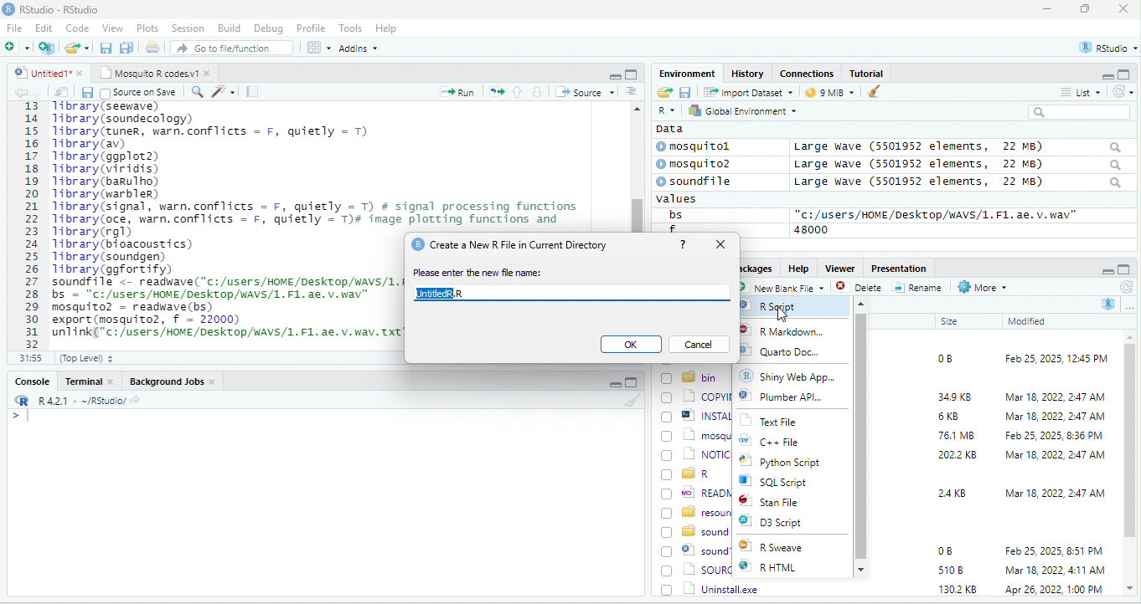 The width and height of the screenshot is (1141, 604). I want to click on (7) 1 NOTICE, so click(697, 455).